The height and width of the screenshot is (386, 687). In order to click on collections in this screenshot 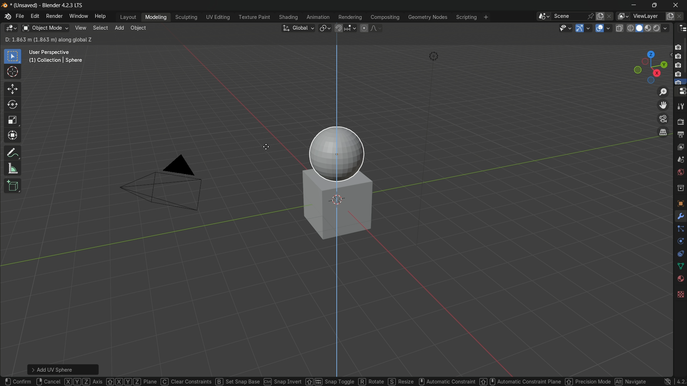, I will do `click(680, 188)`.